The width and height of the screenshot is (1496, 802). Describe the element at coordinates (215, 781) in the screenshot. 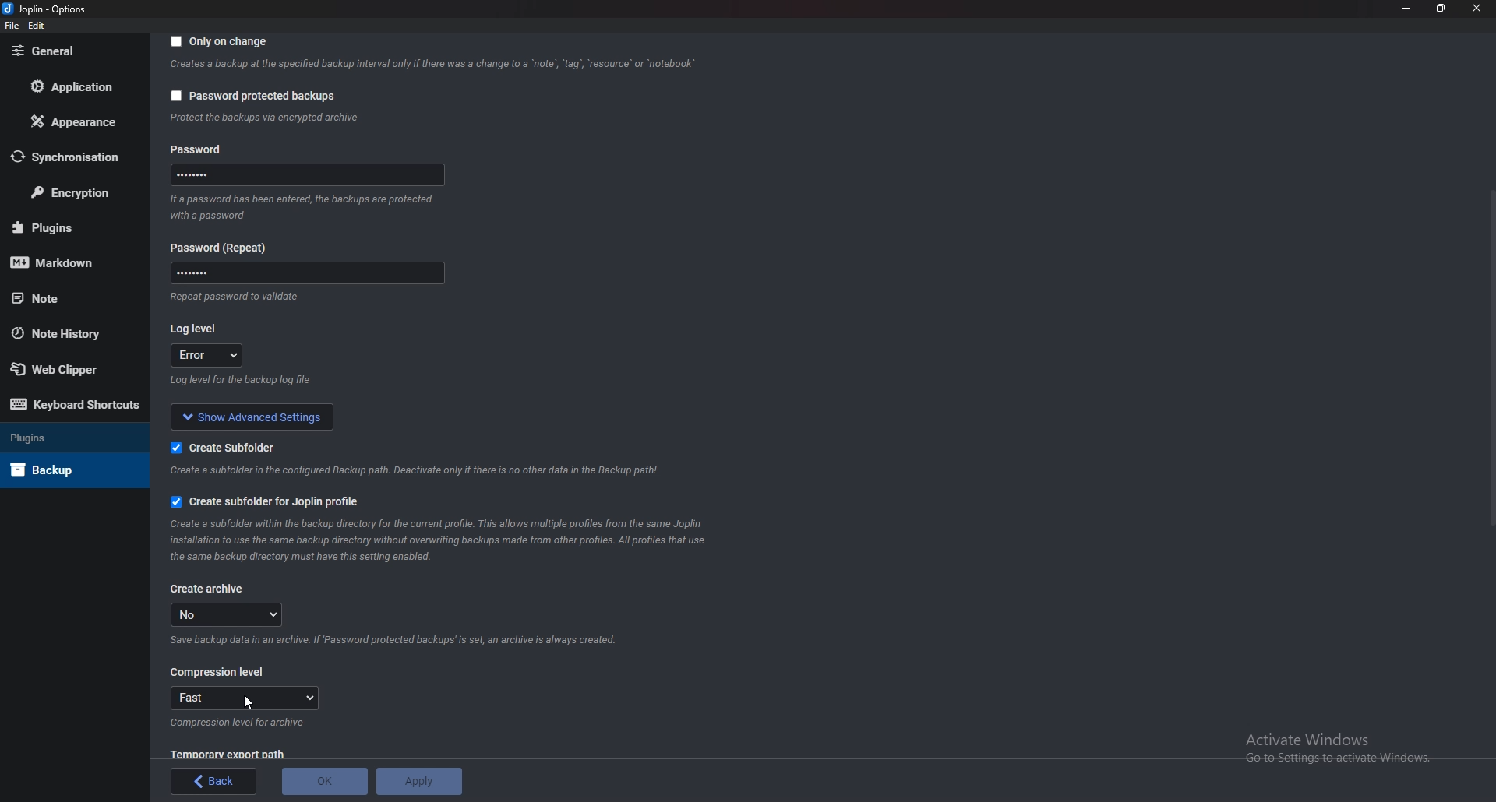

I see `back` at that location.